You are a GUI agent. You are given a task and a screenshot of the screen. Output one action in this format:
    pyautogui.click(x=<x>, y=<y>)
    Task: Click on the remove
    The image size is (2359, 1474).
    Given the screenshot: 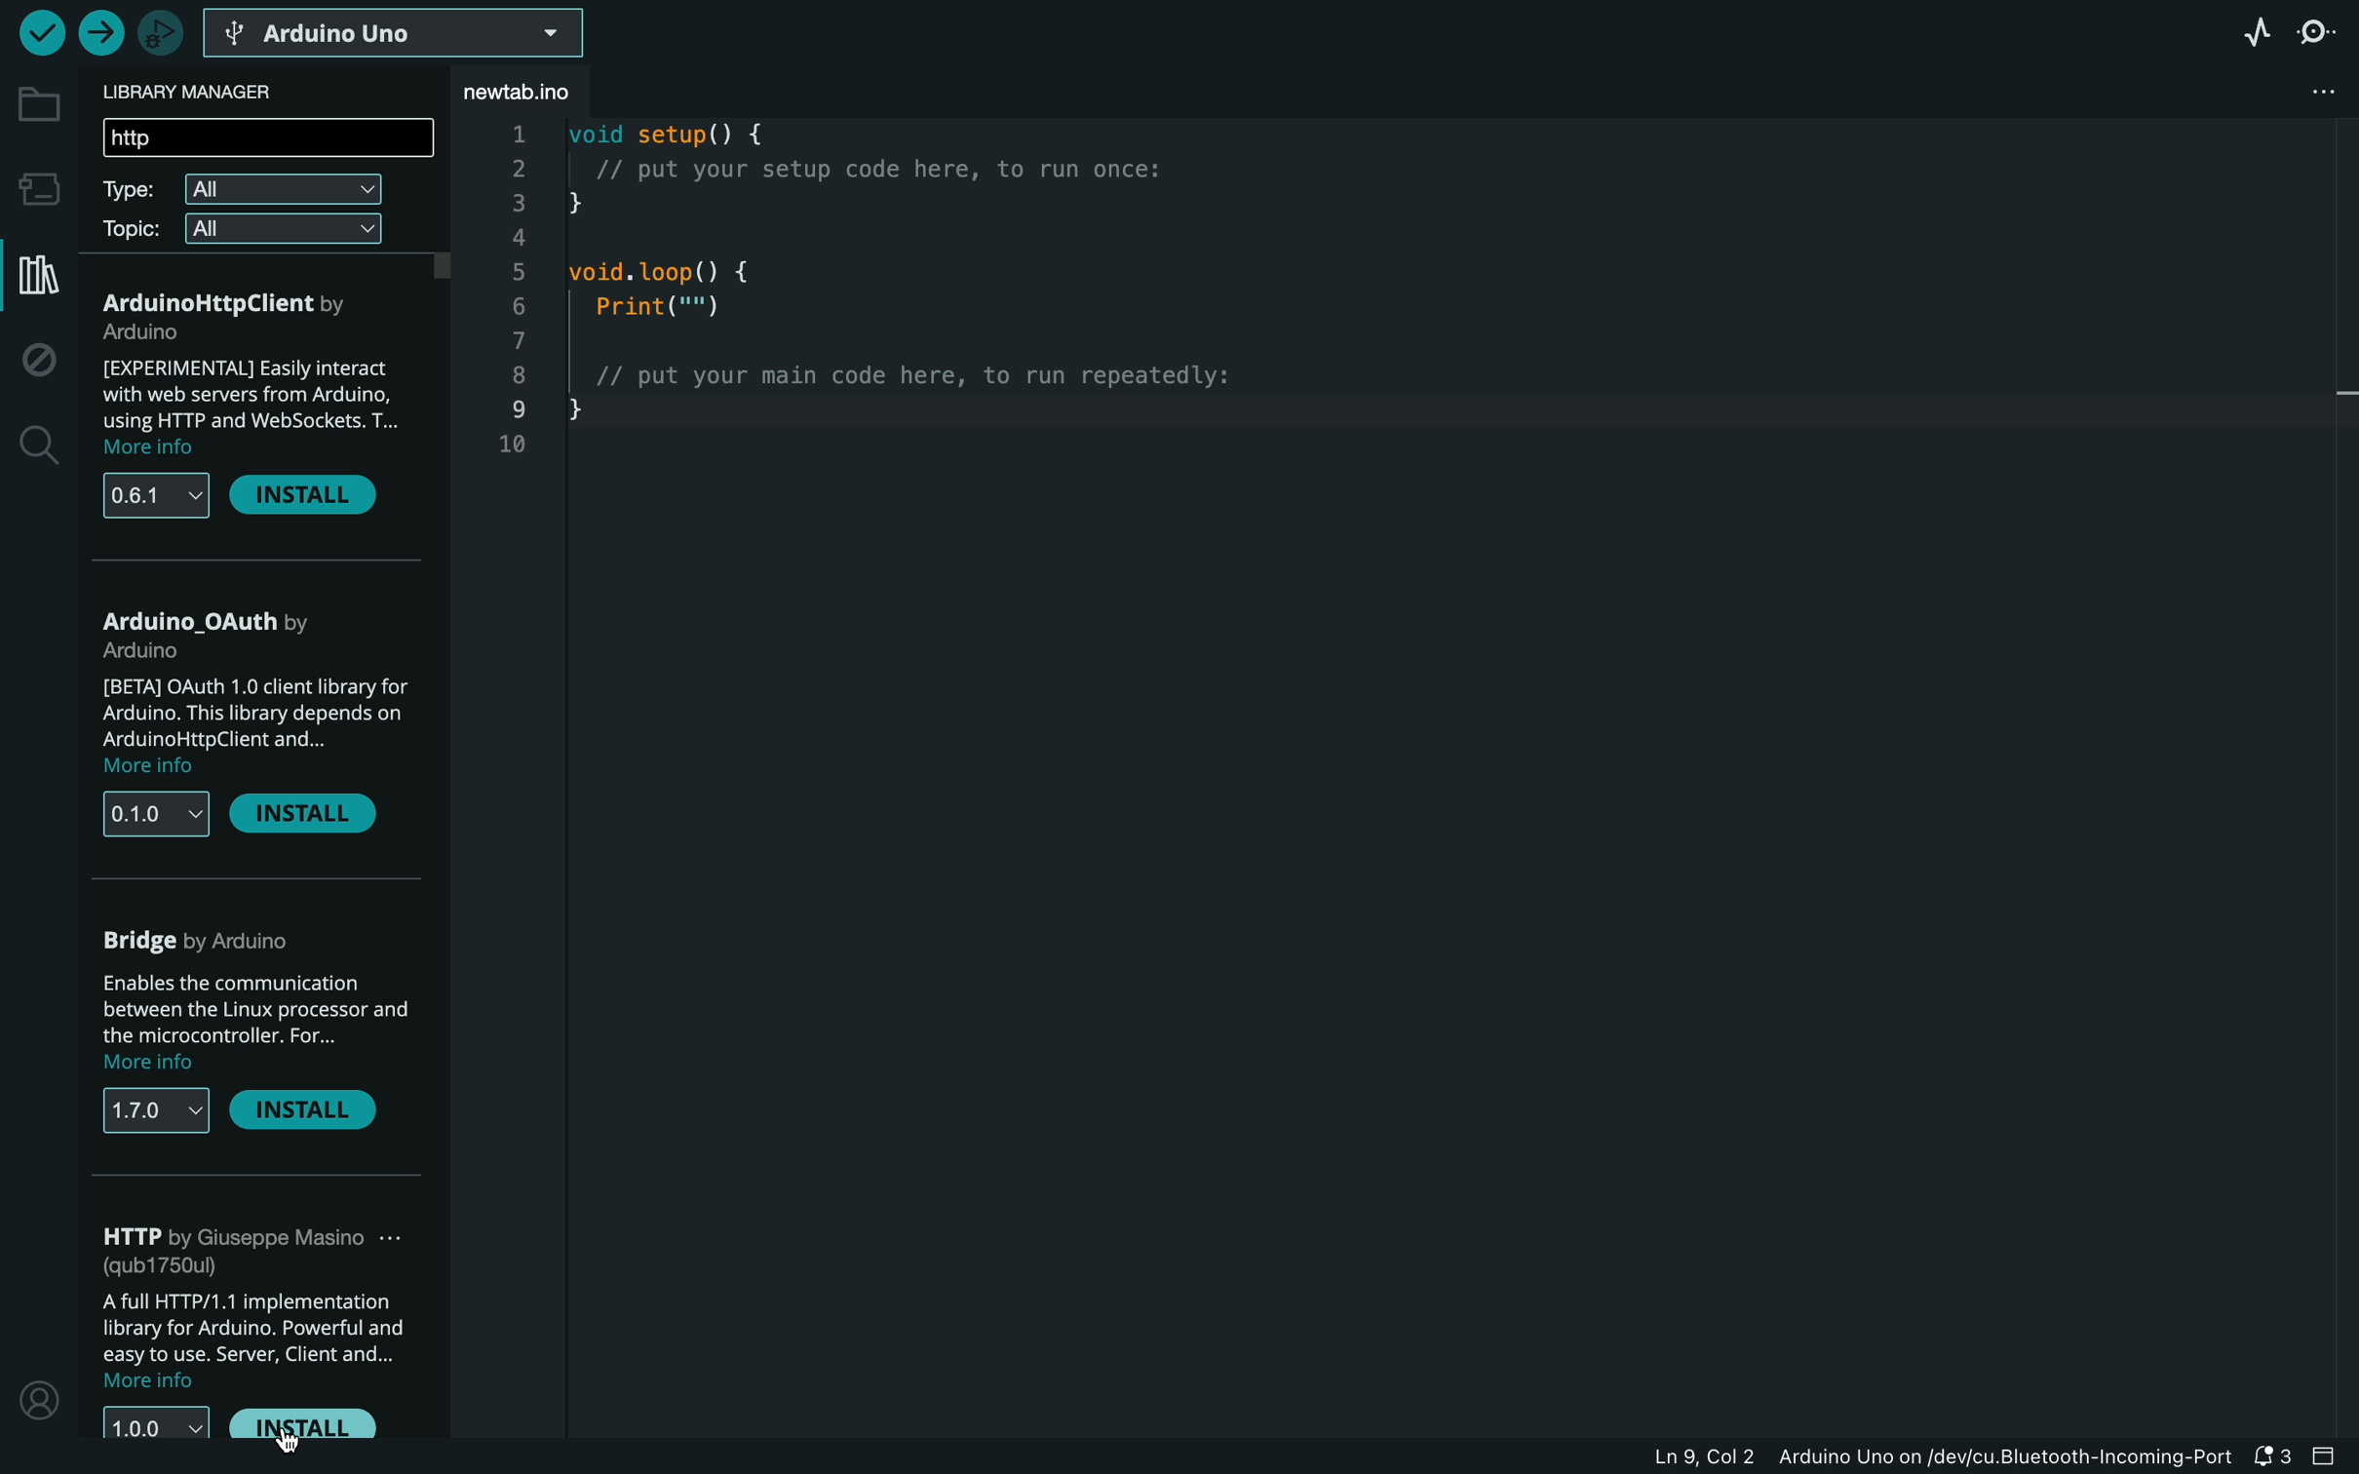 What is the action you would take?
    pyautogui.click(x=309, y=811)
    